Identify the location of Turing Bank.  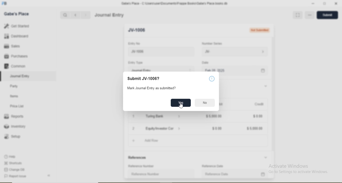
(156, 116).